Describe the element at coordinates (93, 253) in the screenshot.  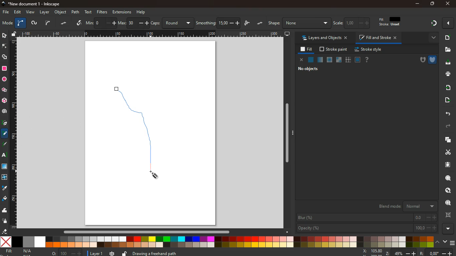
I see `layer` at that location.